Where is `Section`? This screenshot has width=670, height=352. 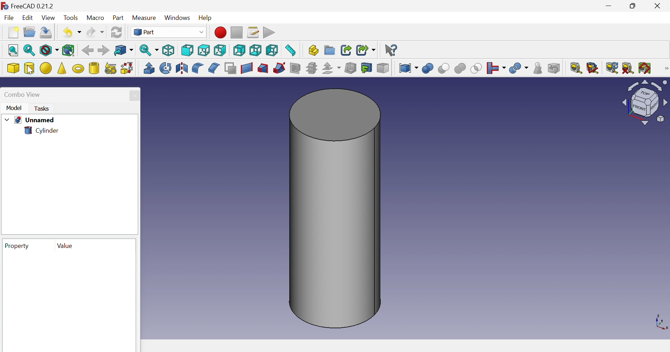
Section is located at coordinates (279, 68).